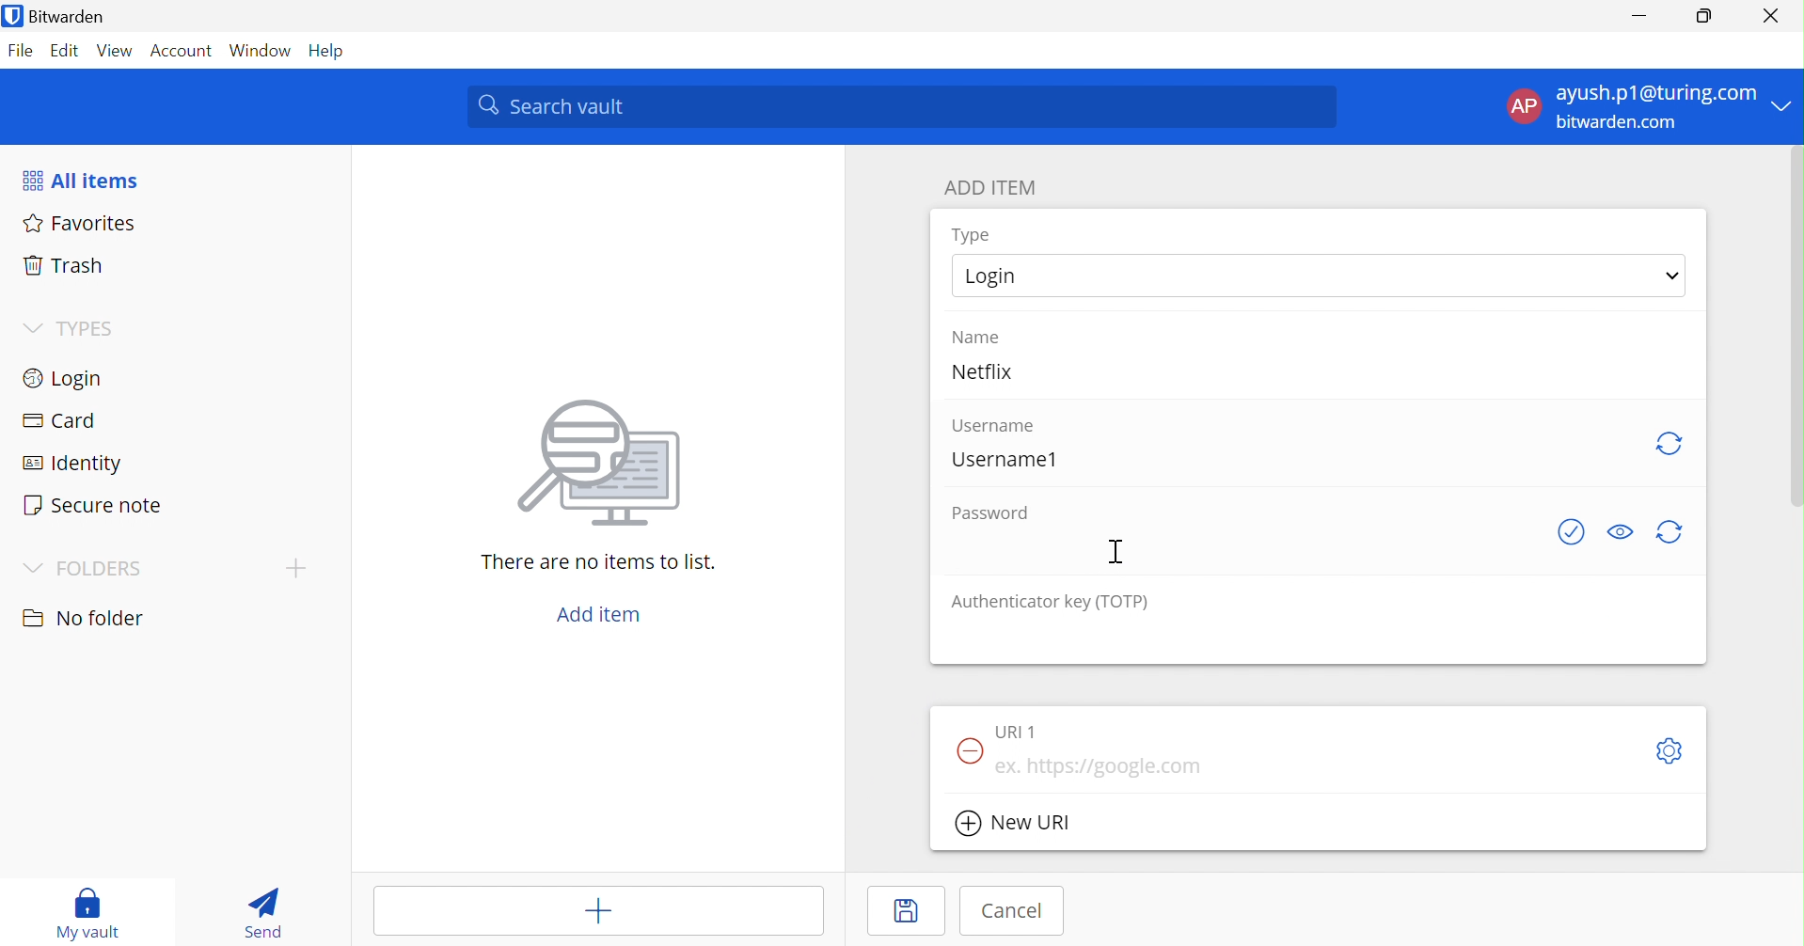 This screenshot has width=1804, height=946. Describe the element at coordinates (84, 618) in the screenshot. I see `No folder` at that location.